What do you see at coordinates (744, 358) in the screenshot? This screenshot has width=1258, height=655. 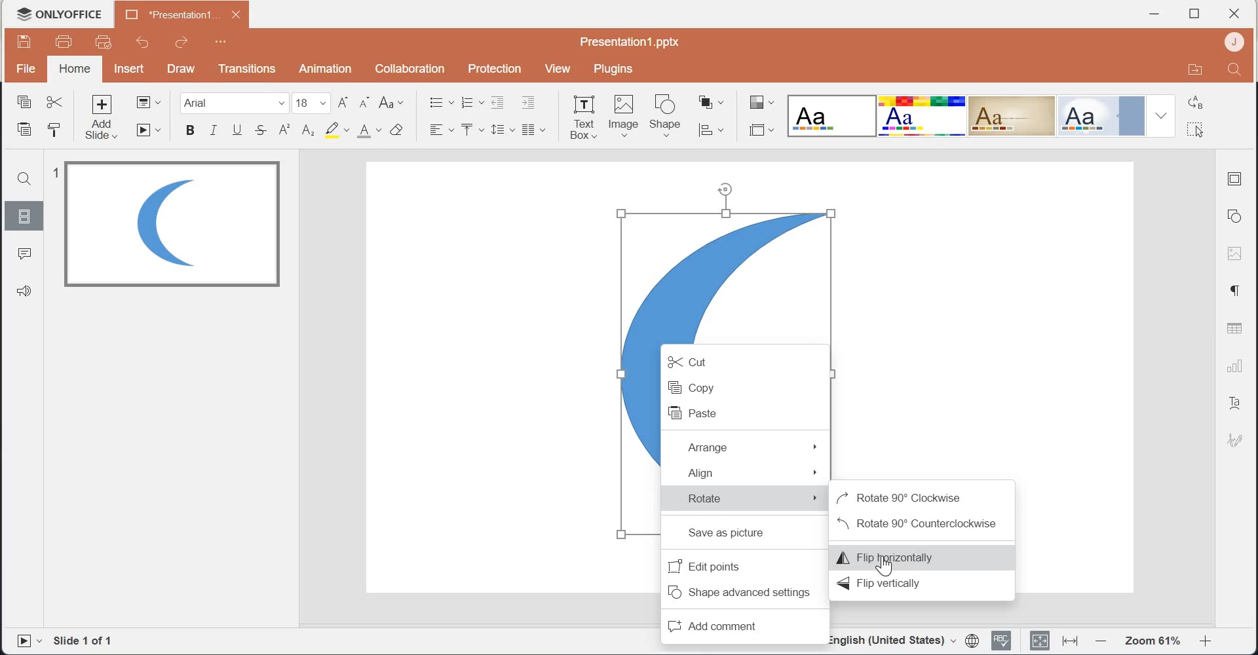 I see `Cut` at bounding box center [744, 358].